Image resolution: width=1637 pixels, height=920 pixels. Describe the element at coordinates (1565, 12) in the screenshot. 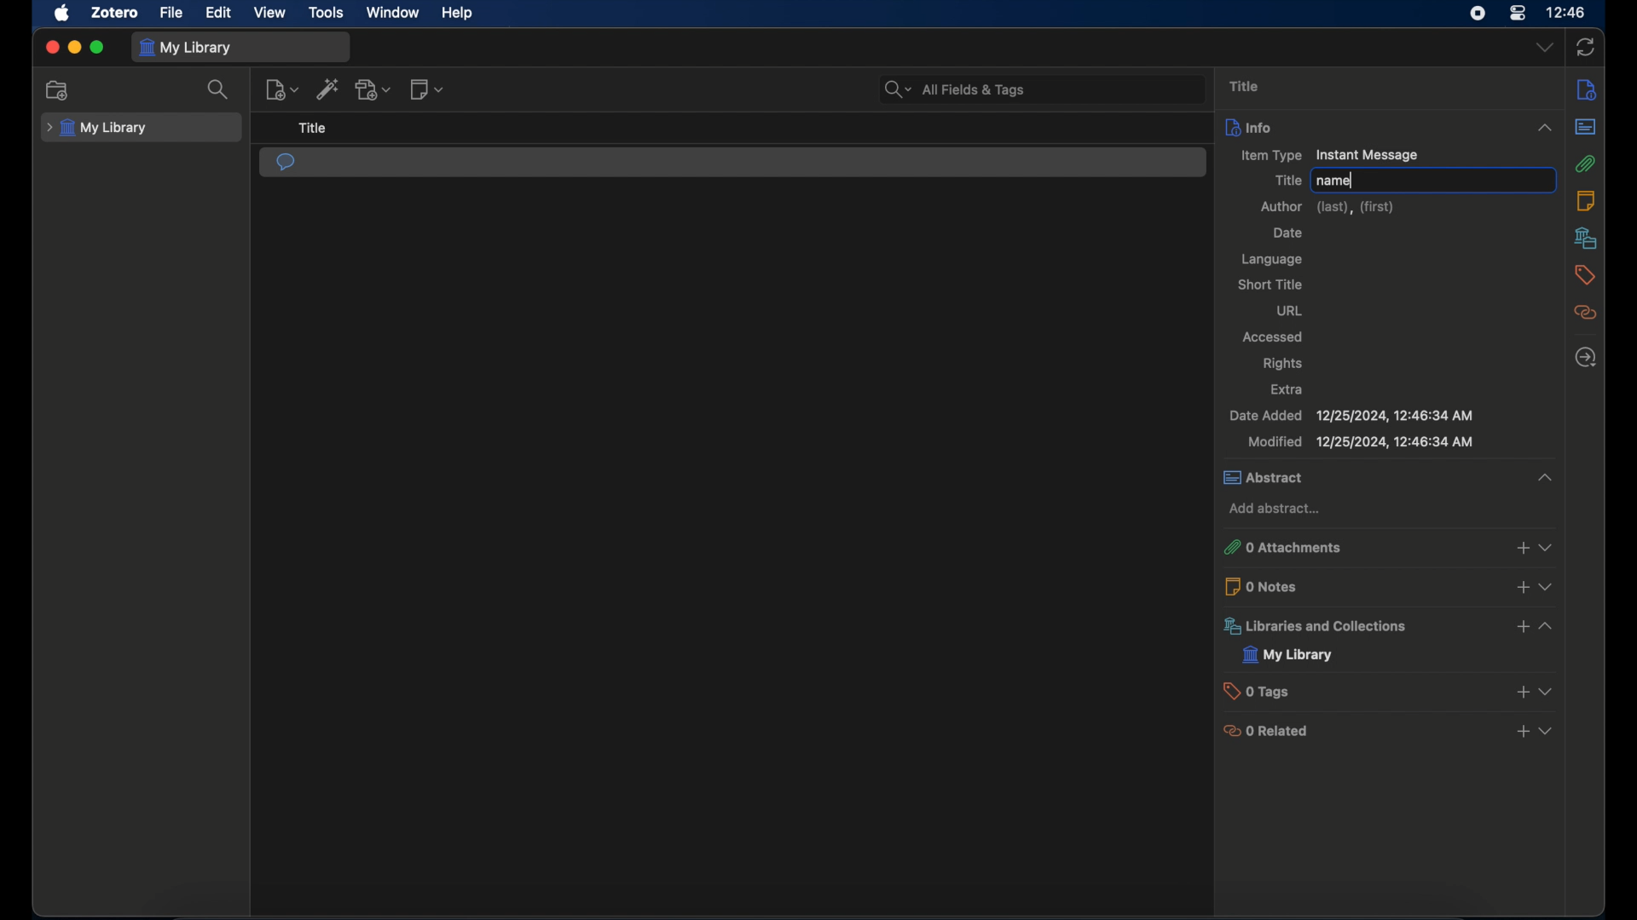

I see `time` at that location.